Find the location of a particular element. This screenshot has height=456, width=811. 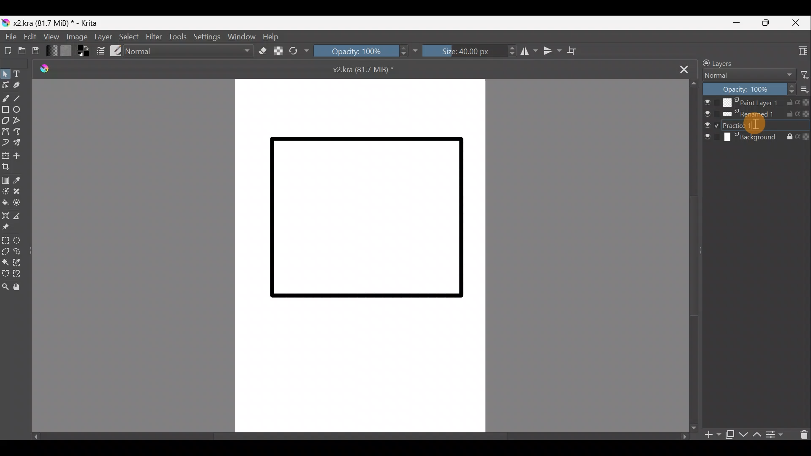

Opacity: 100% is located at coordinates (365, 52).